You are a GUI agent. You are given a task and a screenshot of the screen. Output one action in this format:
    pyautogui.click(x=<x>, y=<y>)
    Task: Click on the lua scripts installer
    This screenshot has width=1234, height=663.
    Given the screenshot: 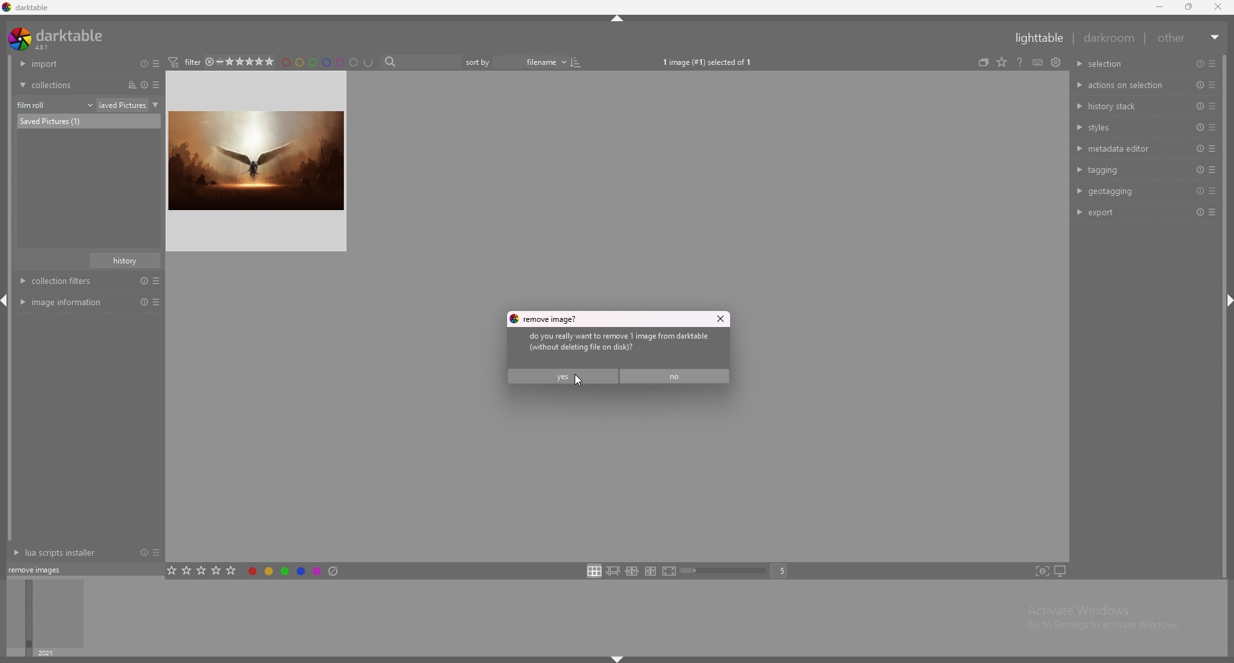 What is the action you would take?
    pyautogui.click(x=53, y=569)
    